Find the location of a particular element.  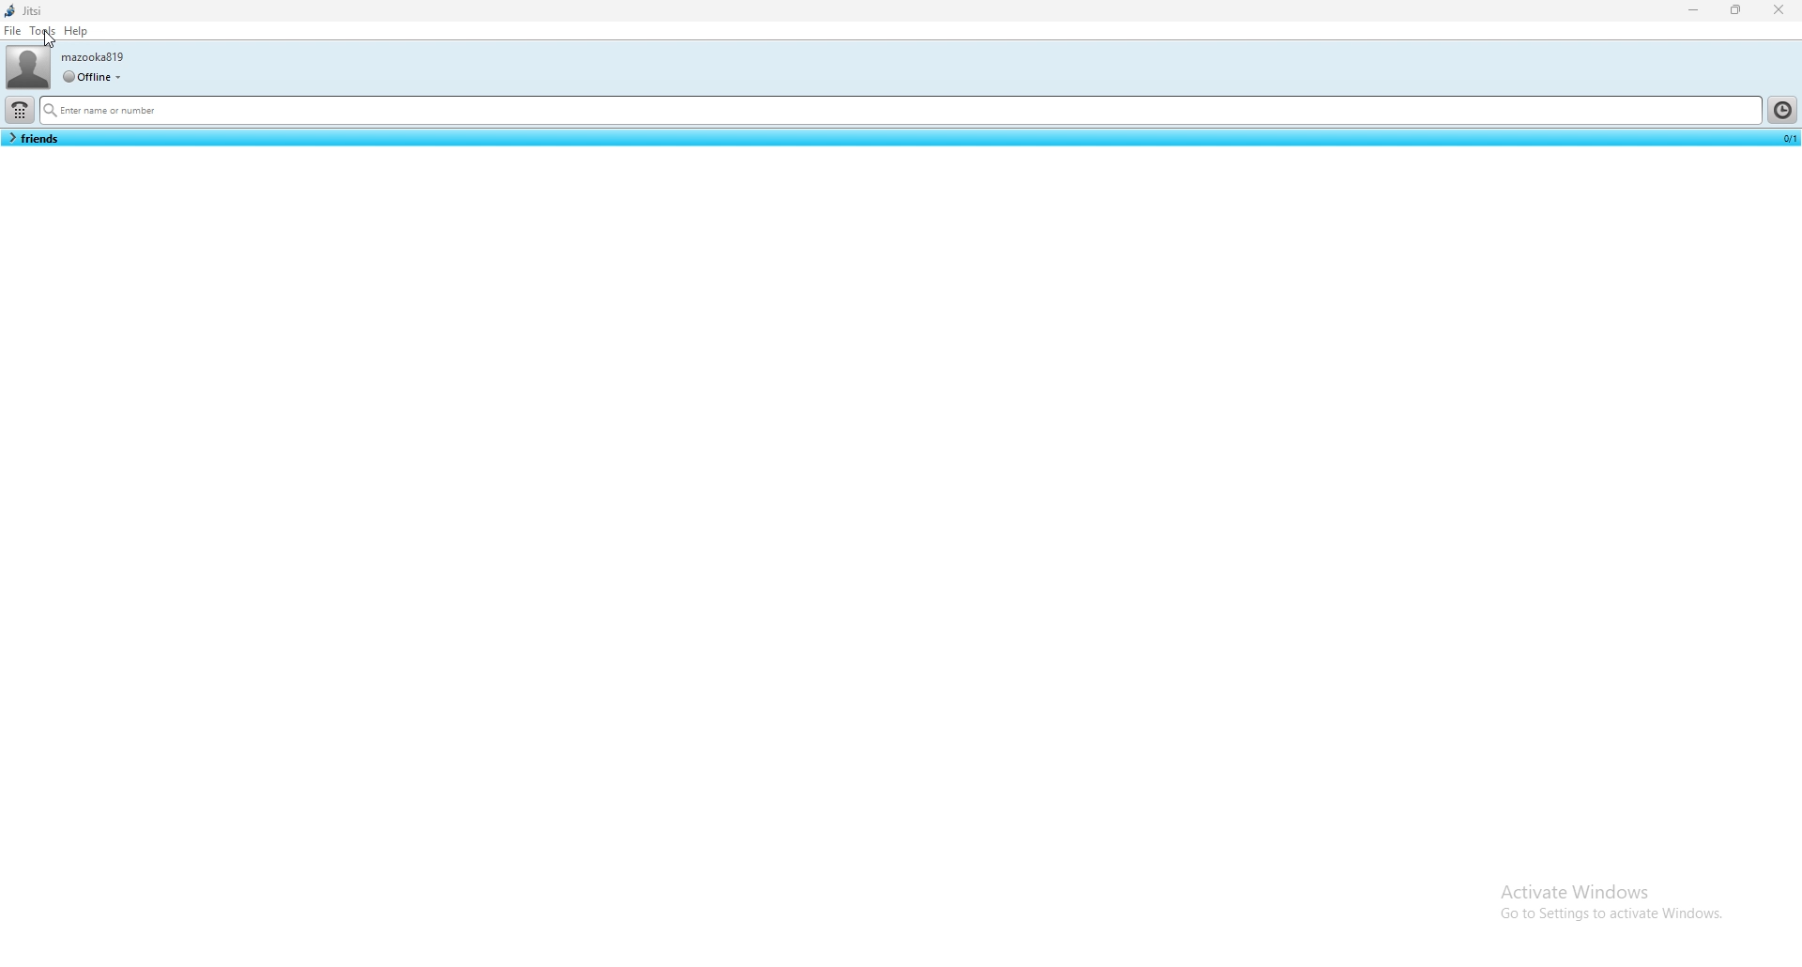

contact list is located at coordinates (33, 138).